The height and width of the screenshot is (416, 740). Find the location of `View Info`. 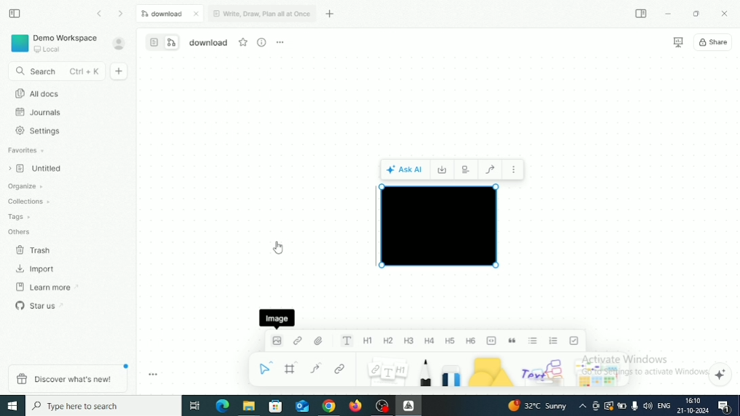

View Info is located at coordinates (262, 42).